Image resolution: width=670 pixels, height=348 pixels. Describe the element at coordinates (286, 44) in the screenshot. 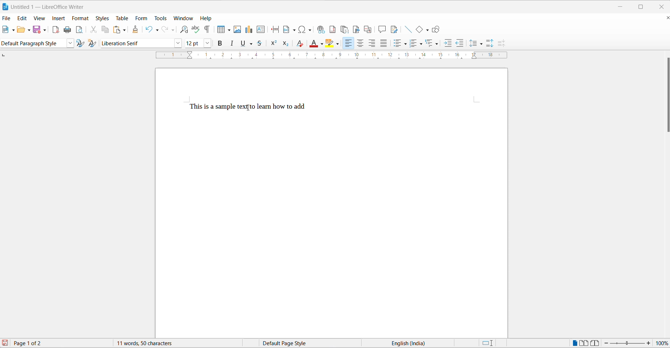

I see `subscript` at that location.